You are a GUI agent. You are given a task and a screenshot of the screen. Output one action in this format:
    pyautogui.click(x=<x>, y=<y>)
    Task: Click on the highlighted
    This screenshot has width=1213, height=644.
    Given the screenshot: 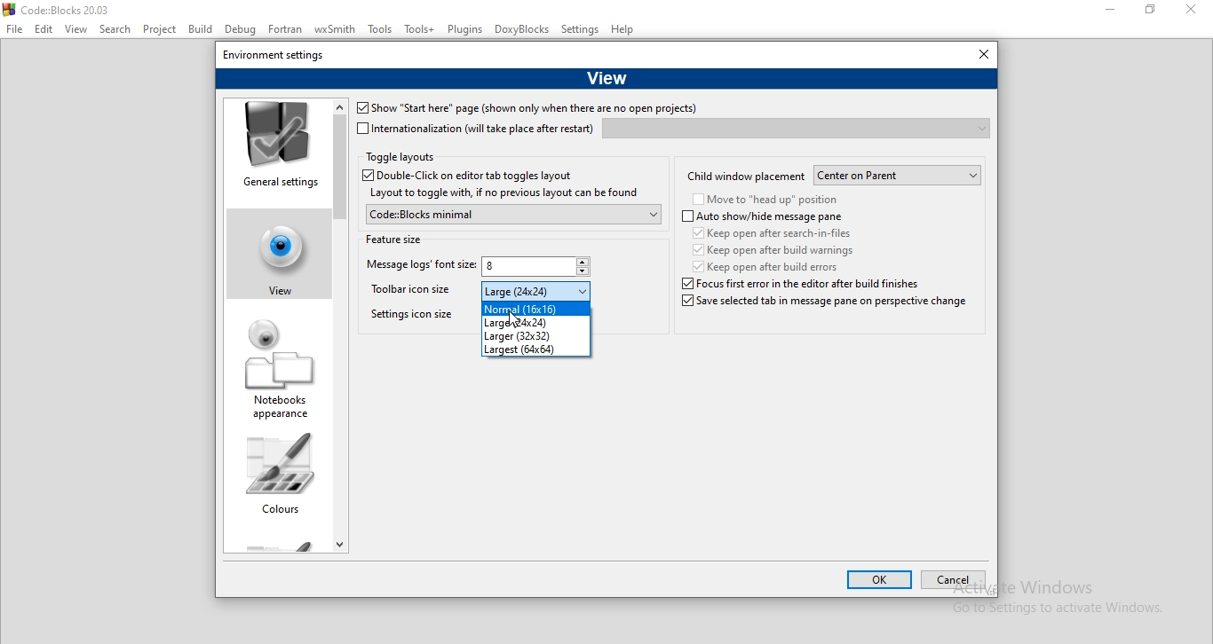 What is the action you would take?
    pyautogui.click(x=274, y=250)
    